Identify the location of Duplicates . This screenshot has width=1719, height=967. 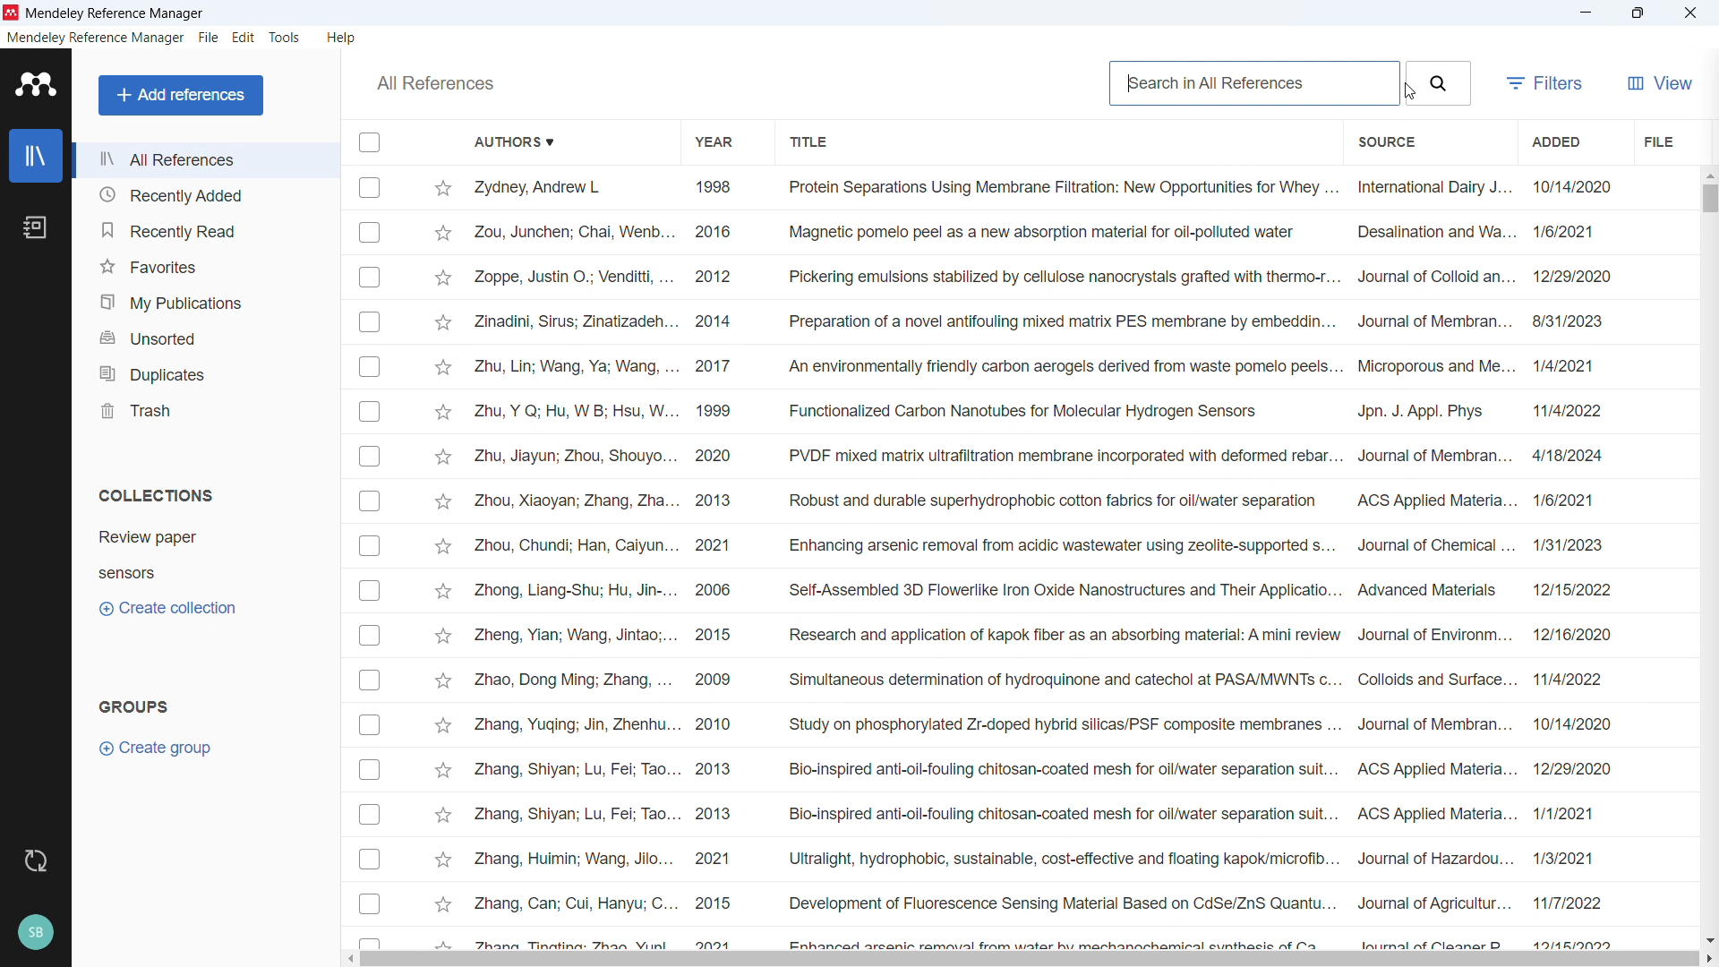
(204, 372).